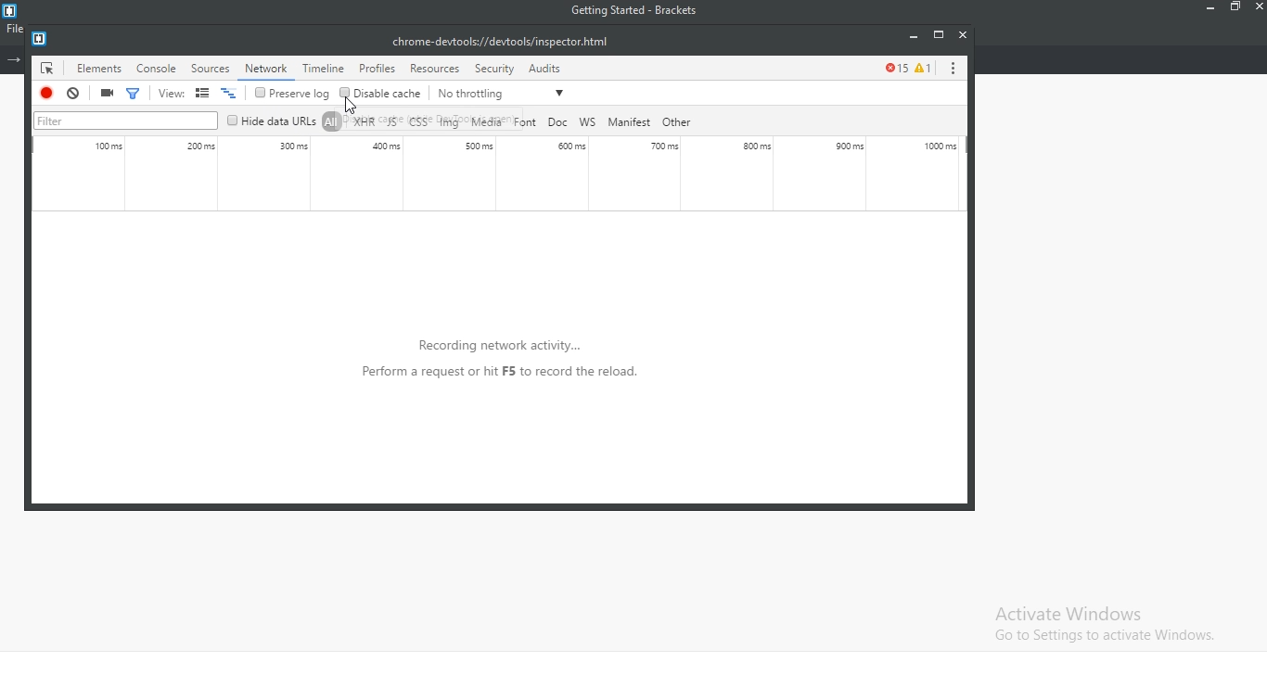  I want to click on error tracker, so click(907, 67).